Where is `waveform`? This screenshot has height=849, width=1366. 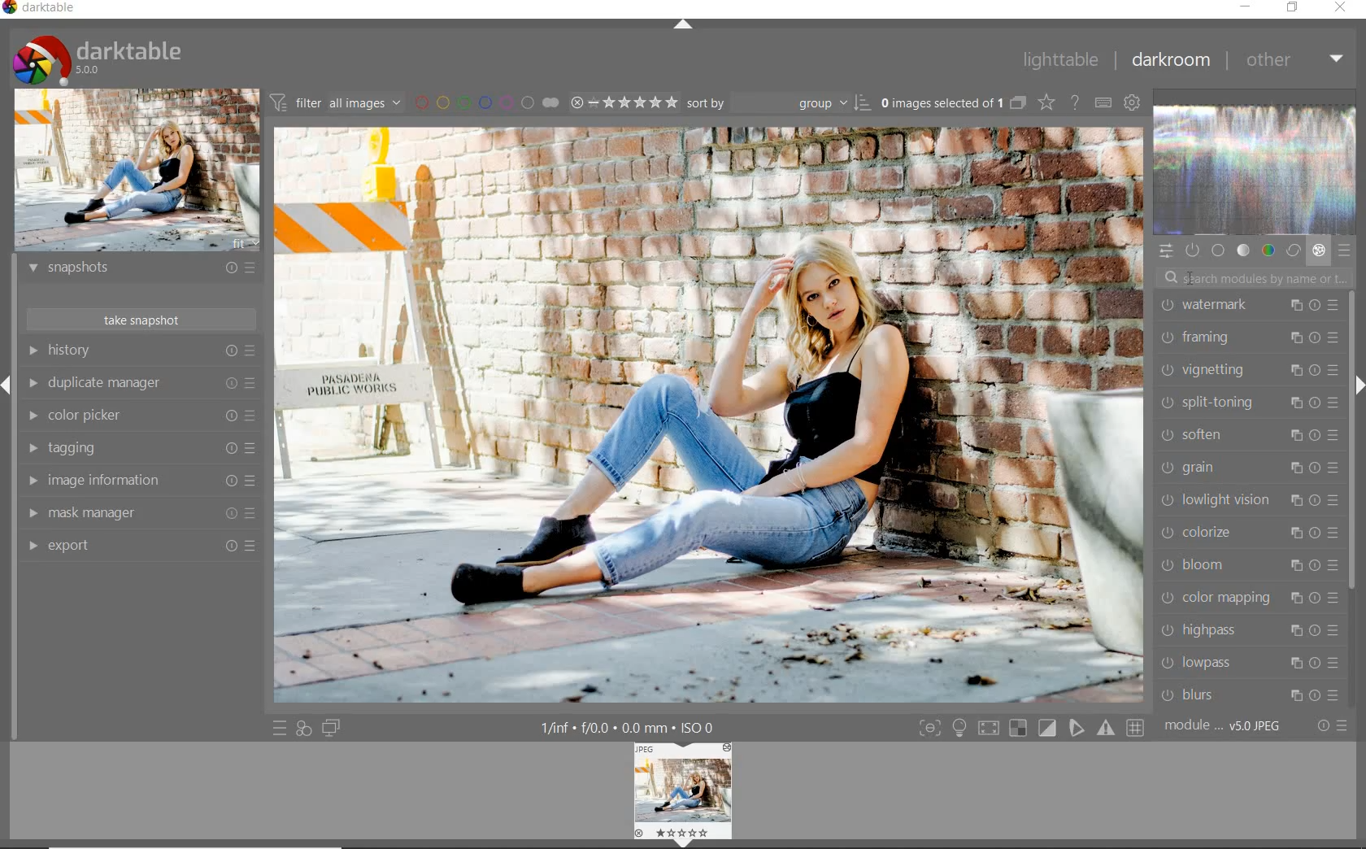
waveform is located at coordinates (1255, 171).